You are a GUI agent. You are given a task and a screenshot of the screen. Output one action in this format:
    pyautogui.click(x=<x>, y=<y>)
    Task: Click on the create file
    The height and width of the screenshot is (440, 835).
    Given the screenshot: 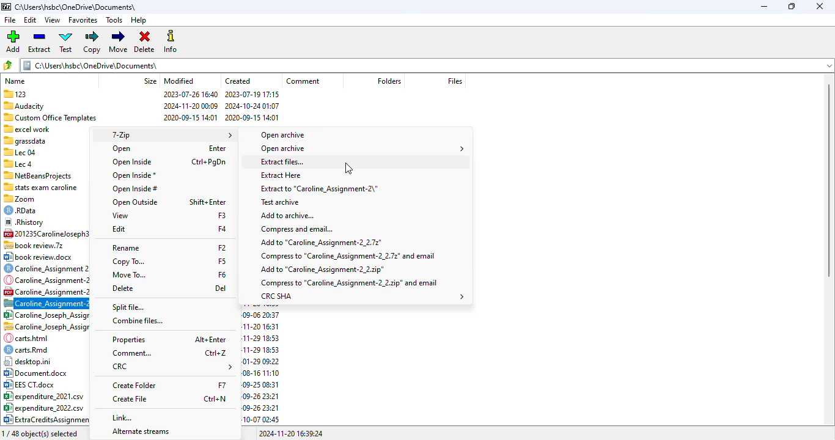 What is the action you would take?
    pyautogui.click(x=130, y=399)
    